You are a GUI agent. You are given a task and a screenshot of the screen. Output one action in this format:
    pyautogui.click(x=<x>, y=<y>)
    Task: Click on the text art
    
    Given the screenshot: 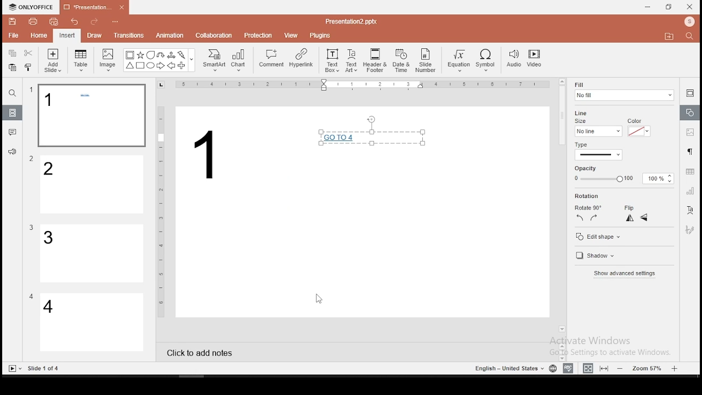 What is the action you would take?
    pyautogui.click(x=352, y=60)
    